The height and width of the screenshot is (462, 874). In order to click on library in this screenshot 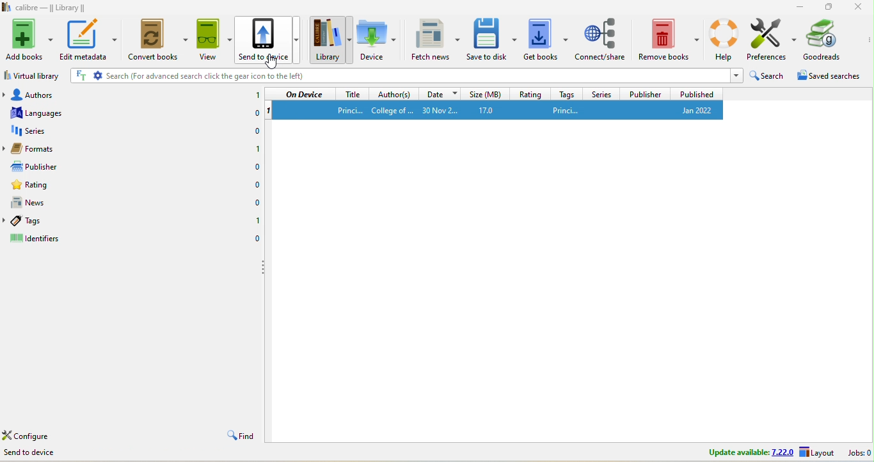, I will do `click(331, 41)`.